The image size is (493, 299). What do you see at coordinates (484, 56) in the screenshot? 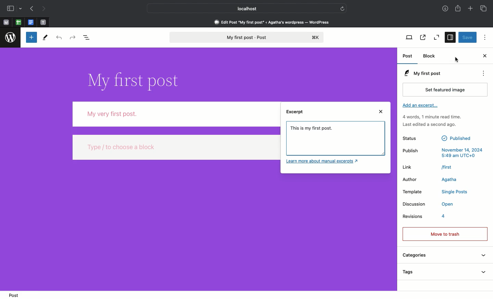
I see `Close` at bounding box center [484, 56].